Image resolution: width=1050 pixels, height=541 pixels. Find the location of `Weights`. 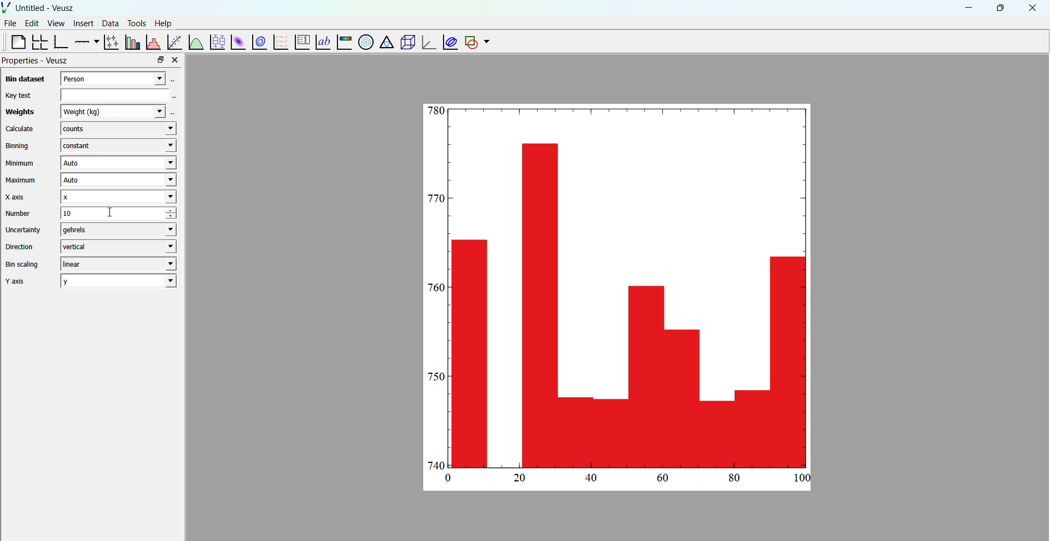

Weights is located at coordinates (18, 113).